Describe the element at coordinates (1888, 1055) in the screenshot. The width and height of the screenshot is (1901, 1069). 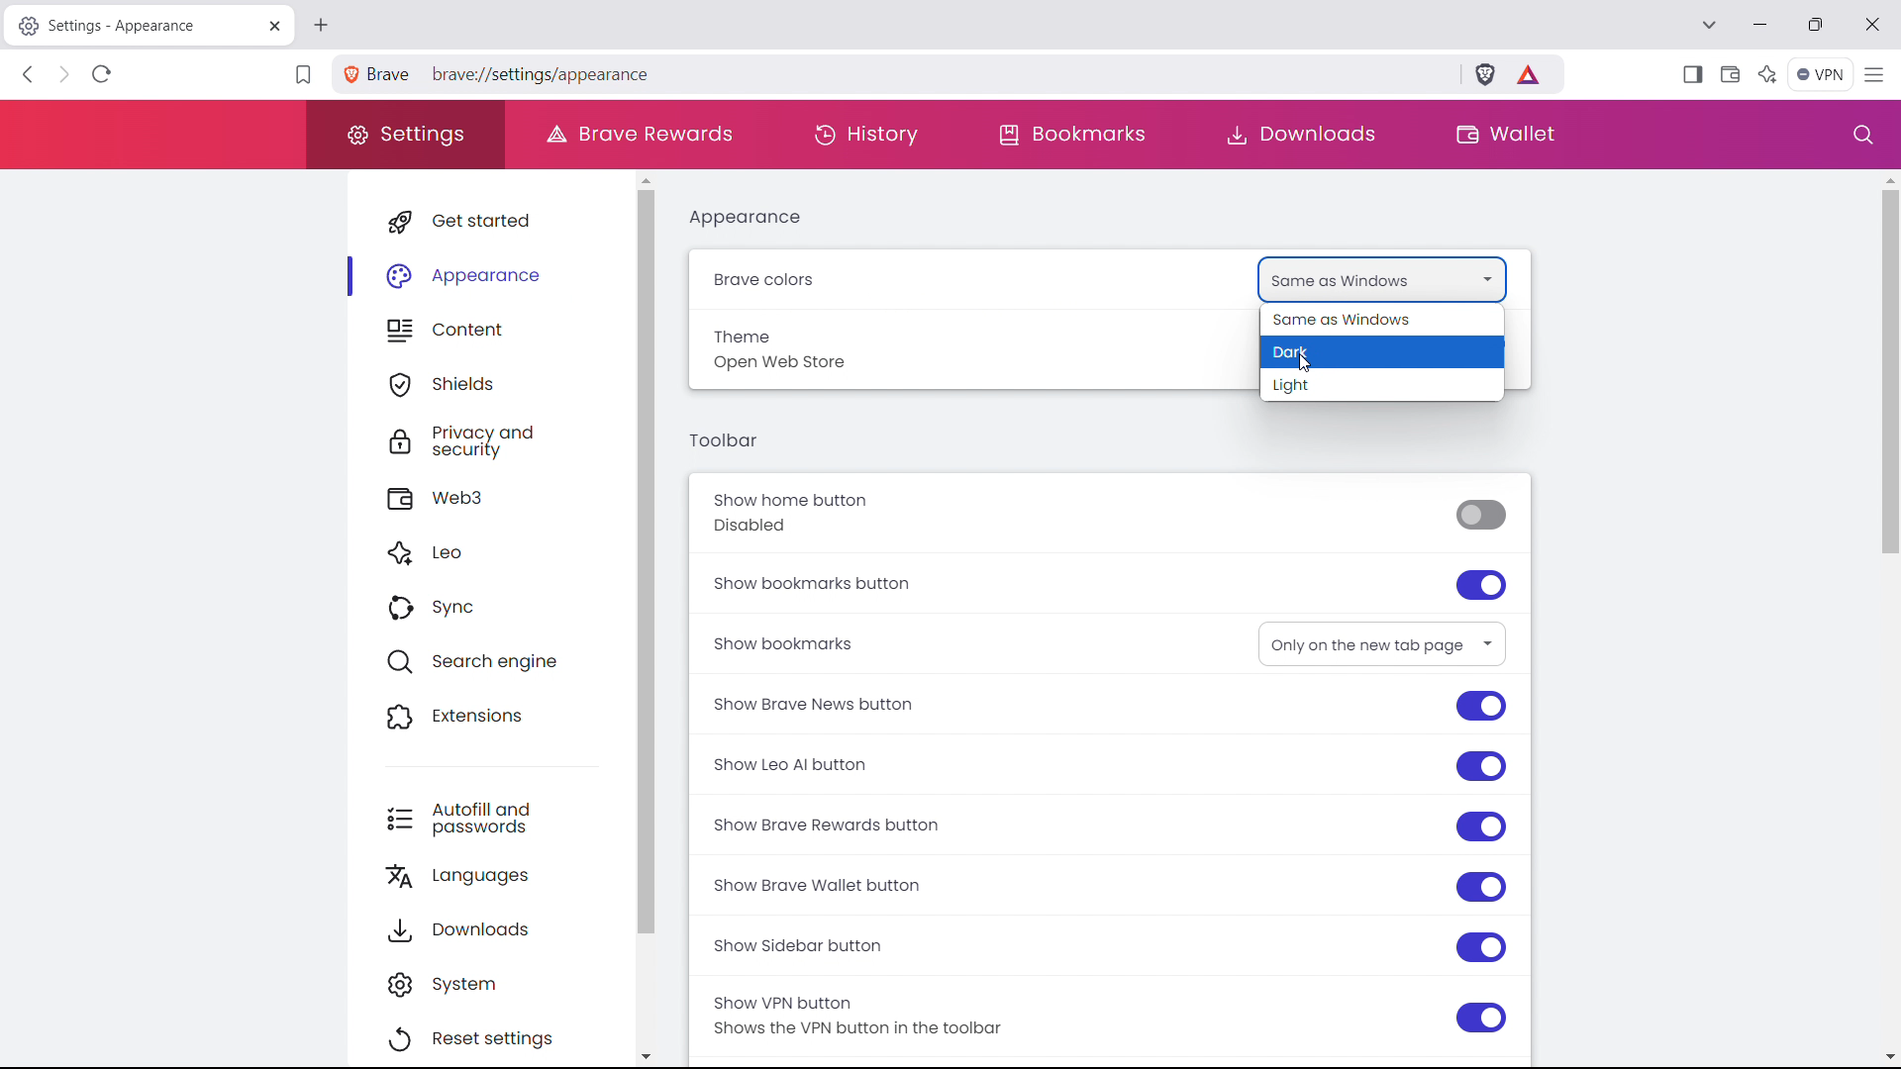
I see `scroll down` at that location.